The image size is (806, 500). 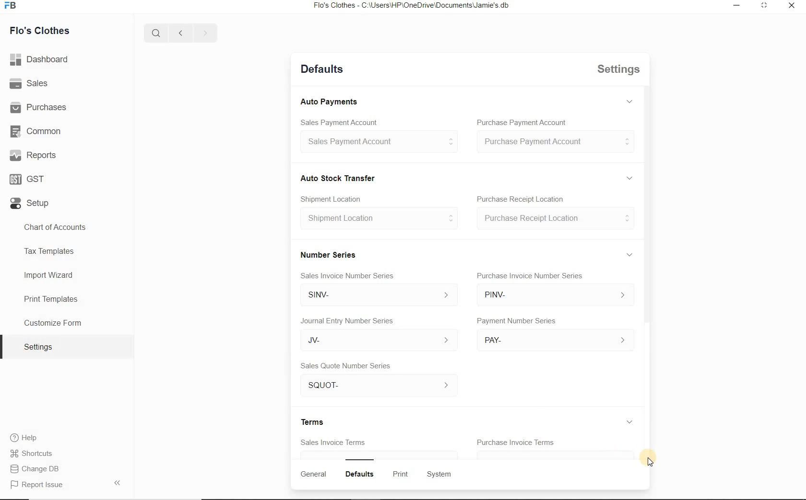 What do you see at coordinates (359, 458) in the screenshot?
I see `Bar` at bounding box center [359, 458].